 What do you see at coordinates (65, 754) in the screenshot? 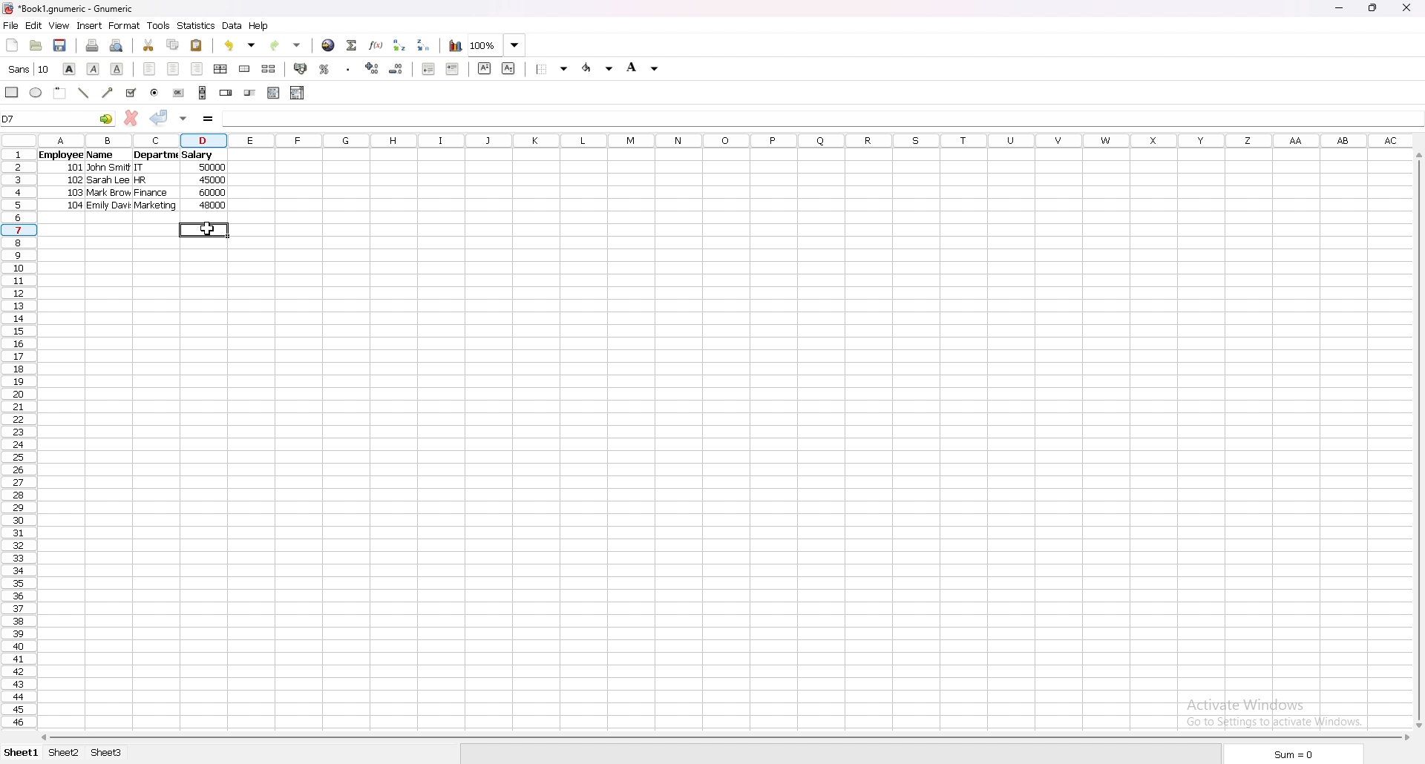
I see `sheet 2` at bounding box center [65, 754].